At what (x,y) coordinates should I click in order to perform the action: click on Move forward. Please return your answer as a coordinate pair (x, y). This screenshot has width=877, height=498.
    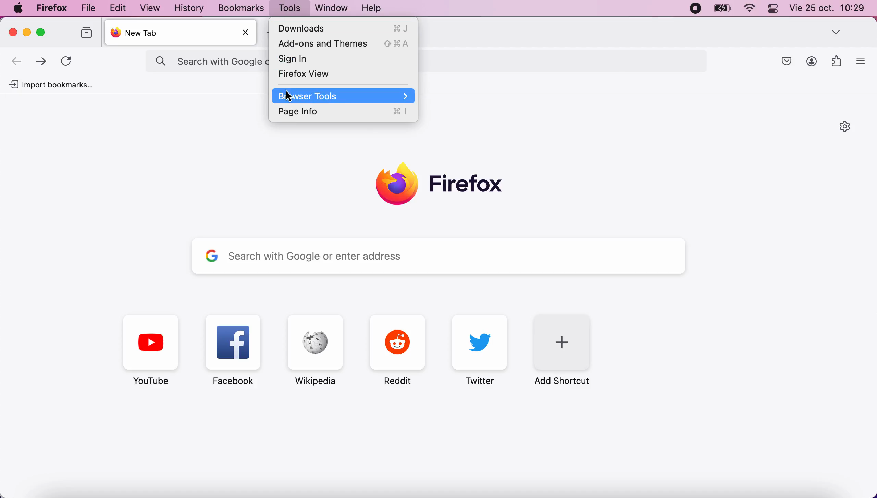
    Looking at the image, I should click on (41, 62).